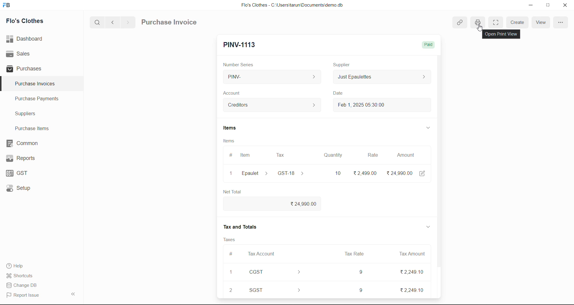 The width and height of the screenshot is (574, 305). Describe the element at coordinates (238, 94) in the screenshot. I see `Account` at that location.